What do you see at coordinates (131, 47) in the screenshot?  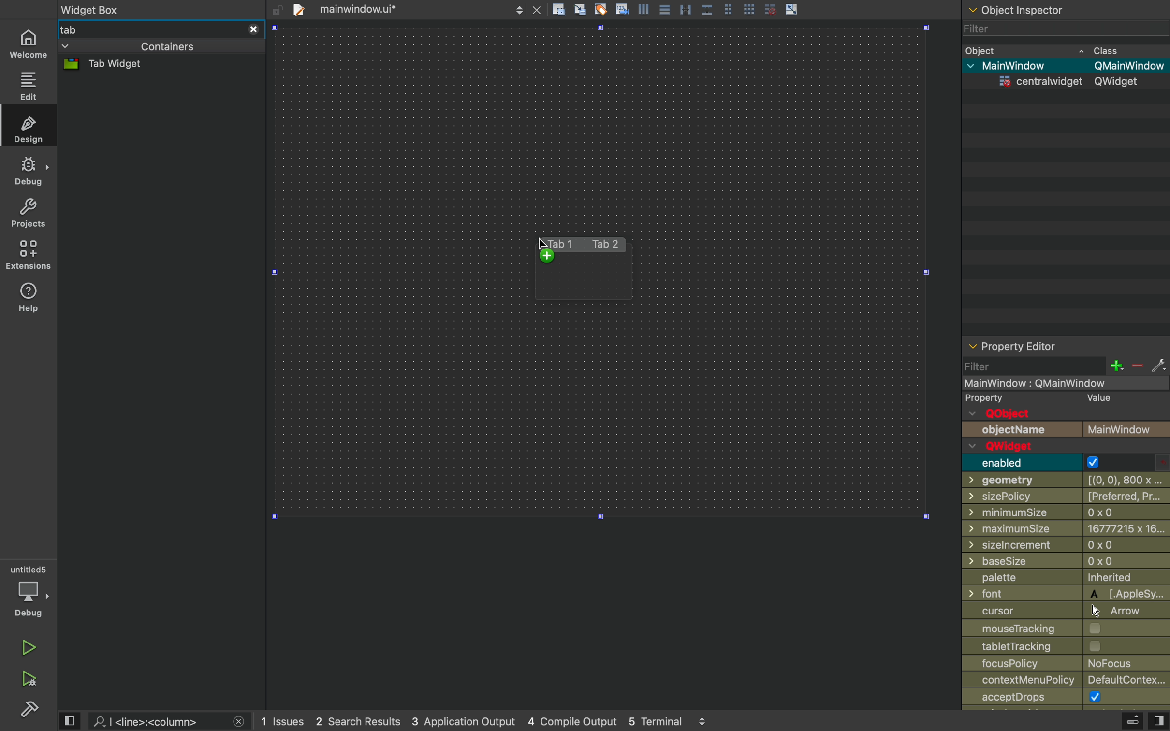 I see `containers` at bounding box center [131, 47].